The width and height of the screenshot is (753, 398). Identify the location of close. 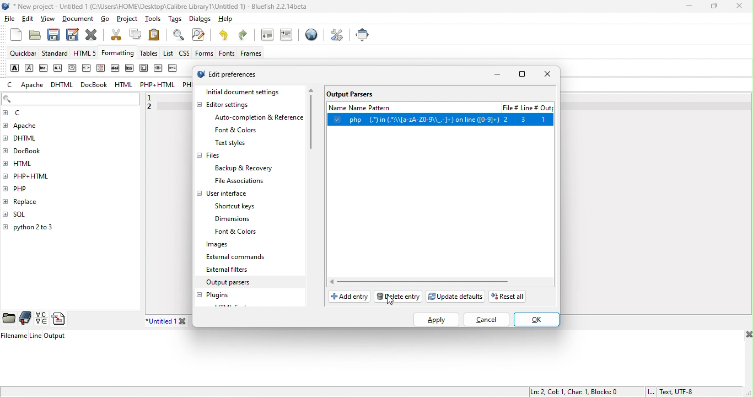
(92, 34).